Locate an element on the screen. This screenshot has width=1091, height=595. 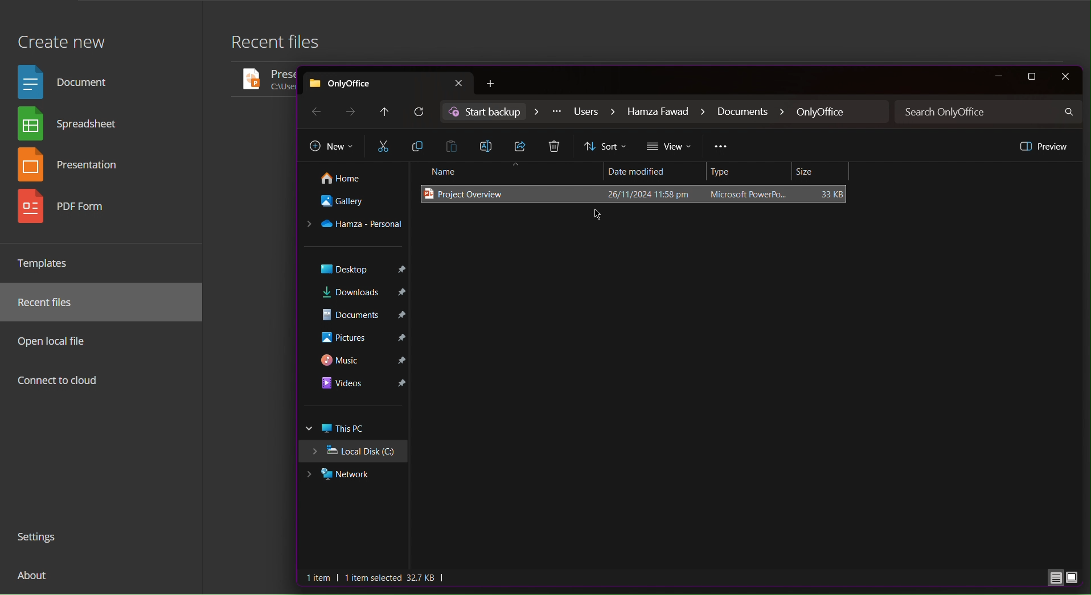
PDF Form is located at coordinates (72, 210).